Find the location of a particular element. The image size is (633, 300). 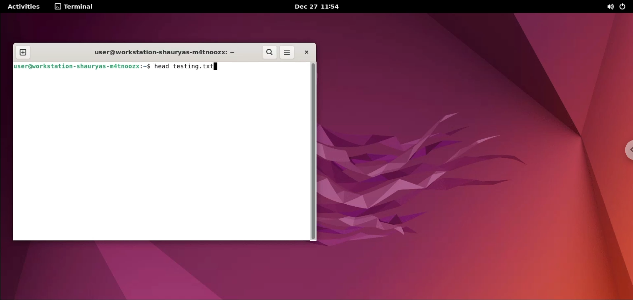

chrome options is located at coordinates (627, 150).